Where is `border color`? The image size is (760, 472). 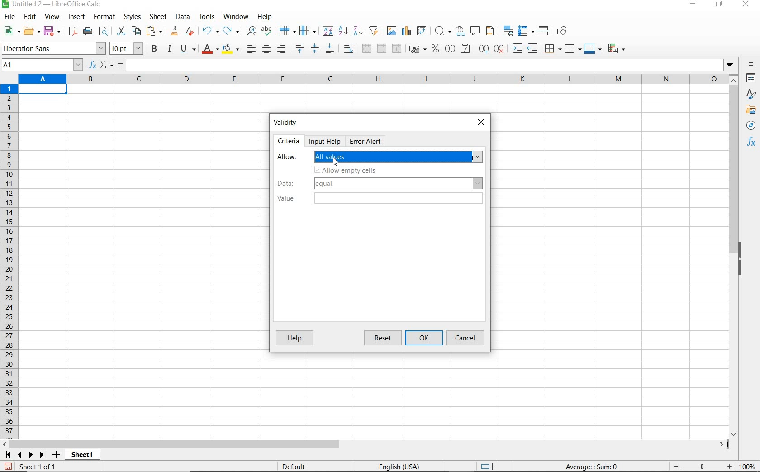 border color is located at coordinates (593, 48).